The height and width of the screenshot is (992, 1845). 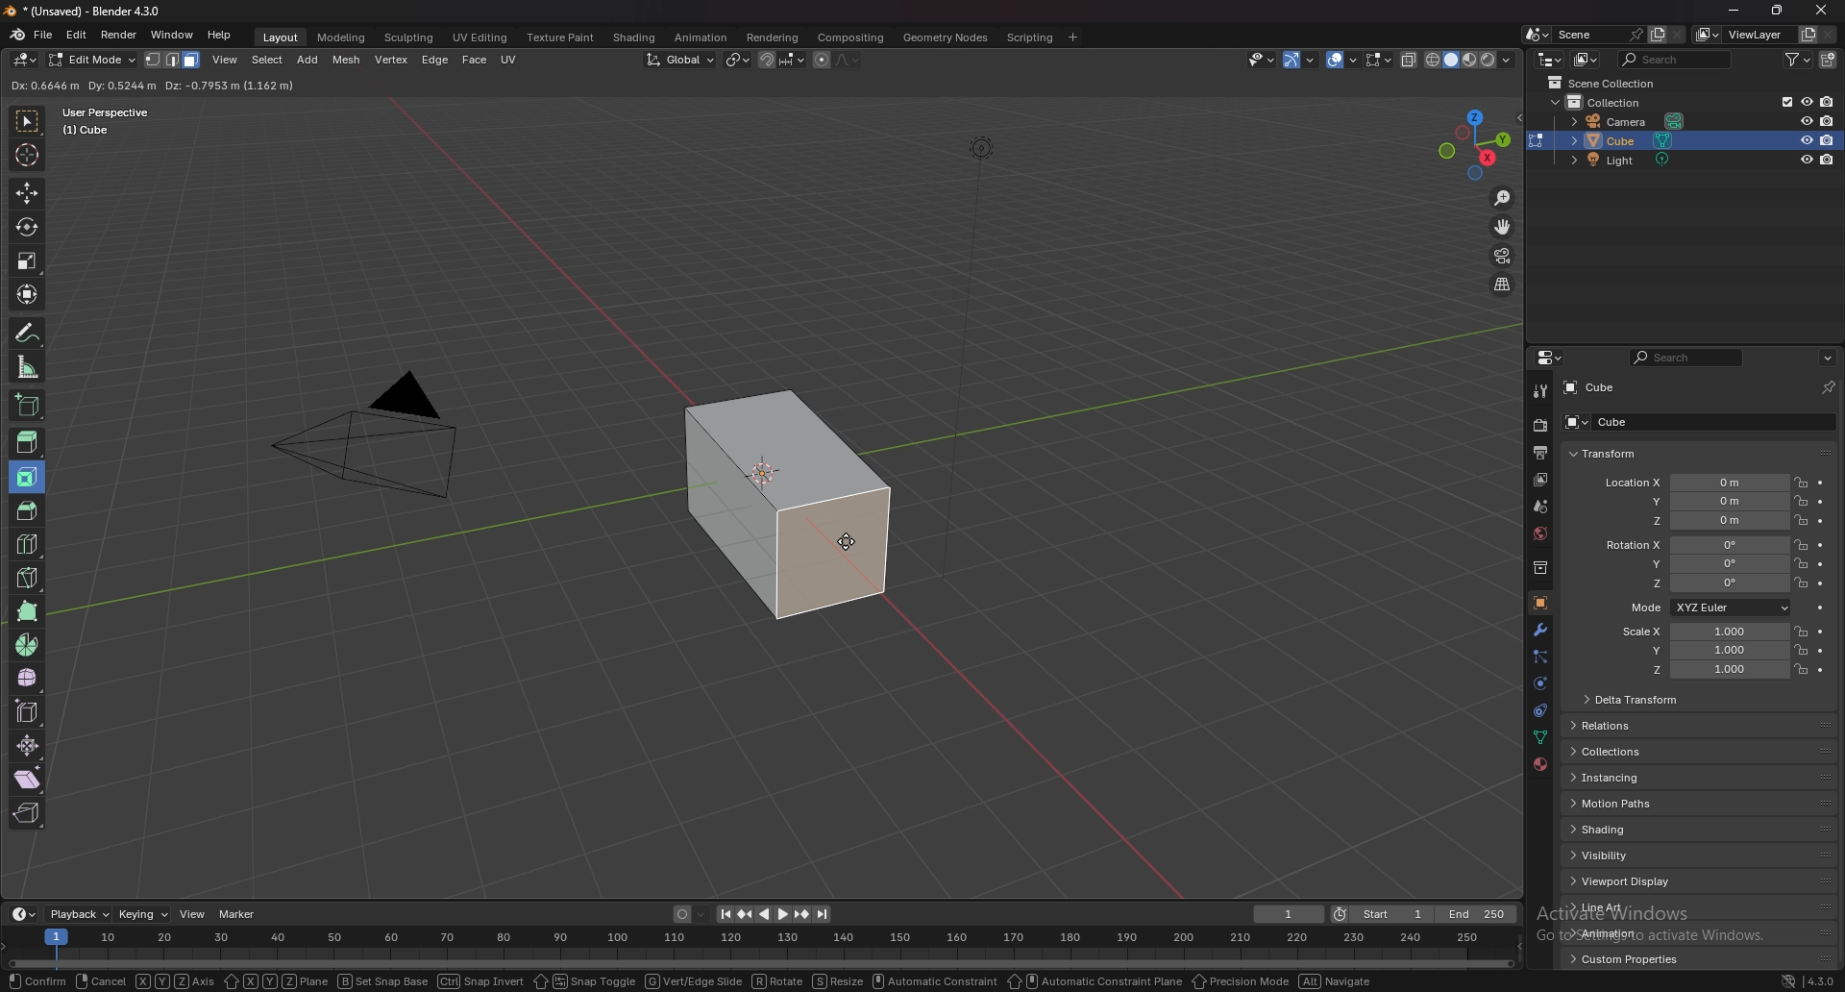 I want to click on blender, so click(x=17, y=35).